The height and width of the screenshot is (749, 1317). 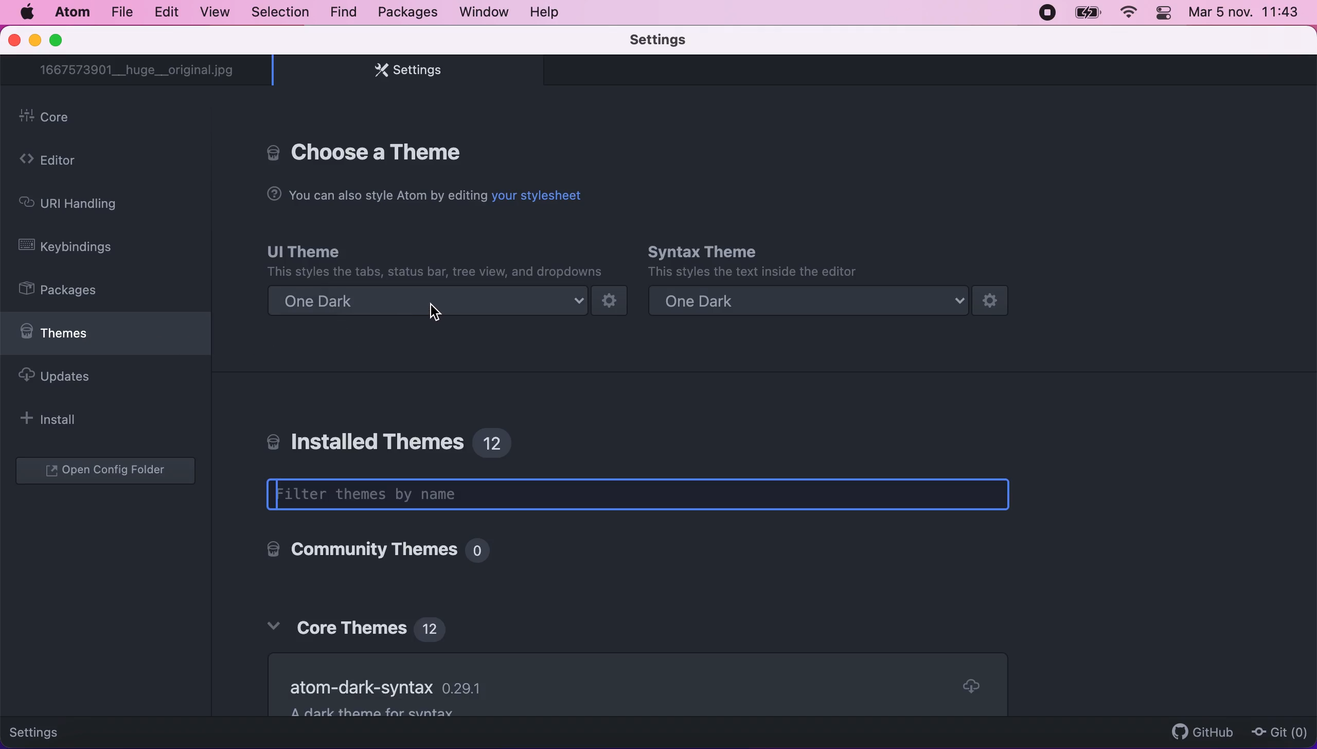 I want to click on editor, so click(x=80, y=162).